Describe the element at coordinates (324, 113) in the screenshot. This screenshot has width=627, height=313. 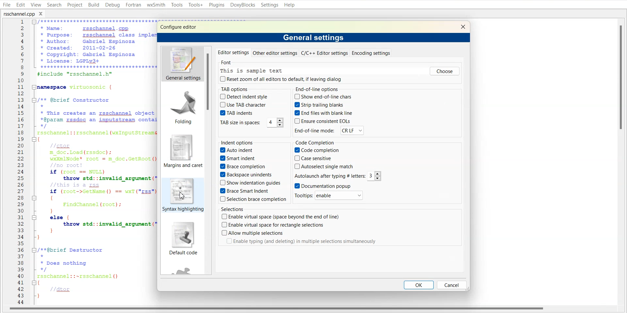
I see `End files with blank line` at that location.